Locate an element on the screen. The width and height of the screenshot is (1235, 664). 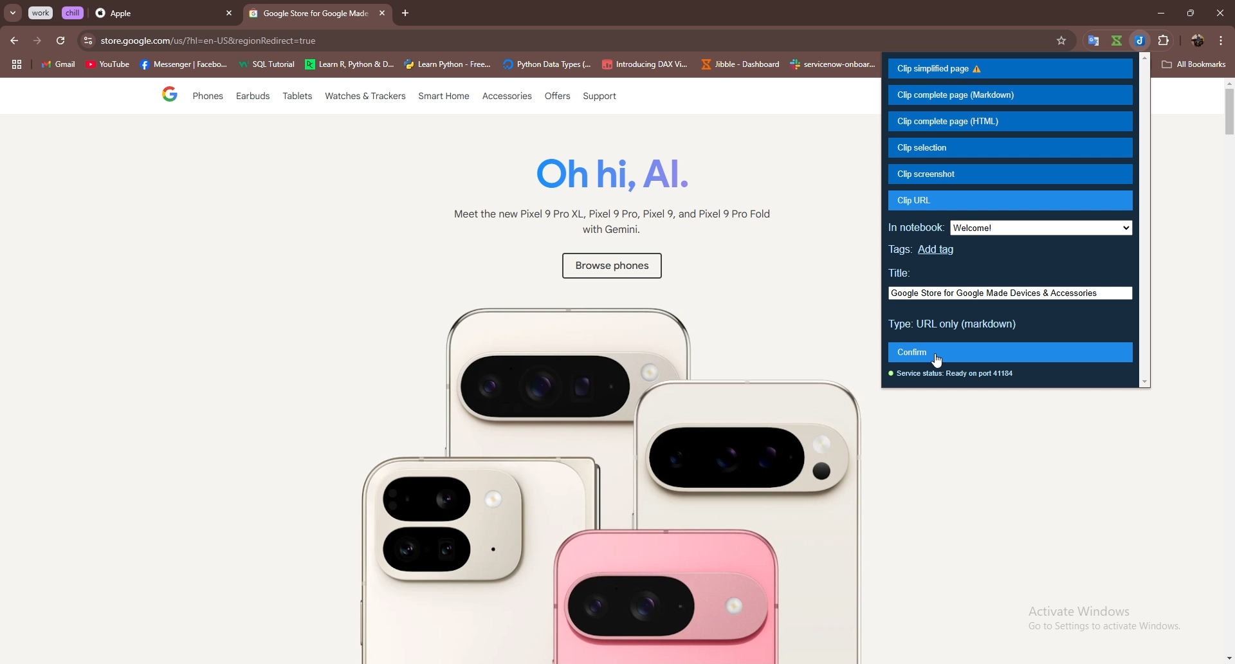
close is located at coordinates (1220, 13).